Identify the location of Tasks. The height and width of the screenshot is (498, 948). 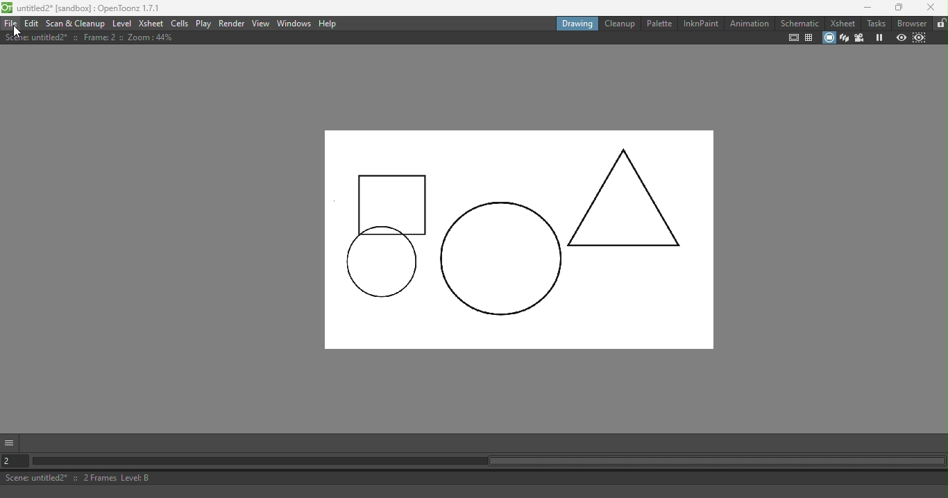
(876, 22).